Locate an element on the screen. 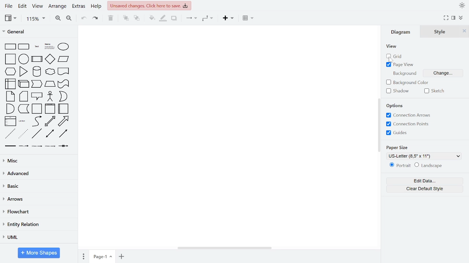  clear default style is located at coordinates (424, 188).